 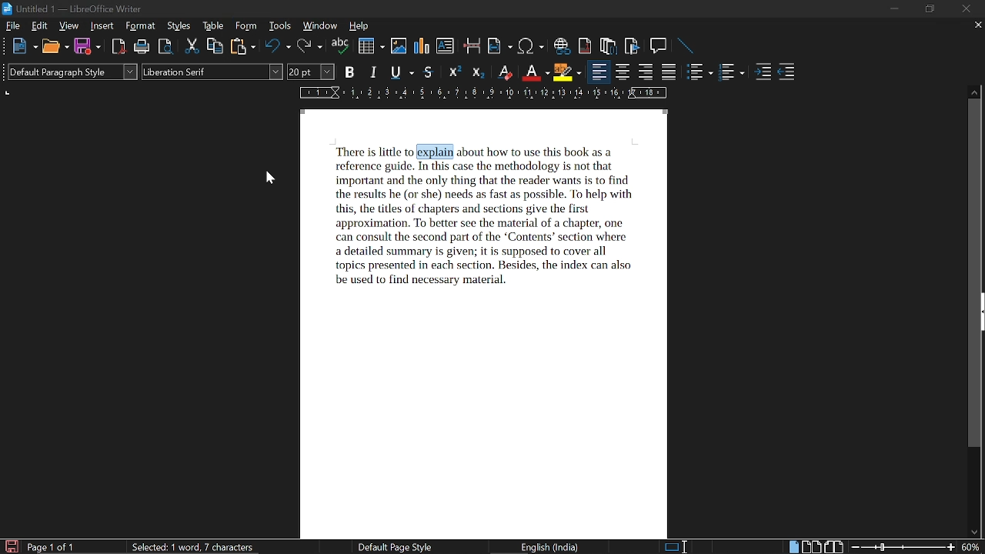 I want to click on justified, so click(x=670, y=73).